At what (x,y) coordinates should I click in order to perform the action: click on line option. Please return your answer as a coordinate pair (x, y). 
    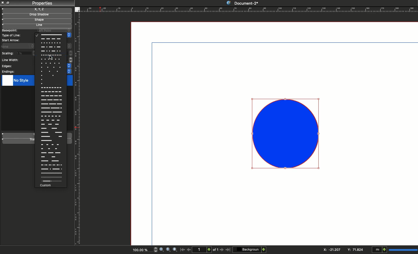
    Looking at the image, I should click on (51, 92).